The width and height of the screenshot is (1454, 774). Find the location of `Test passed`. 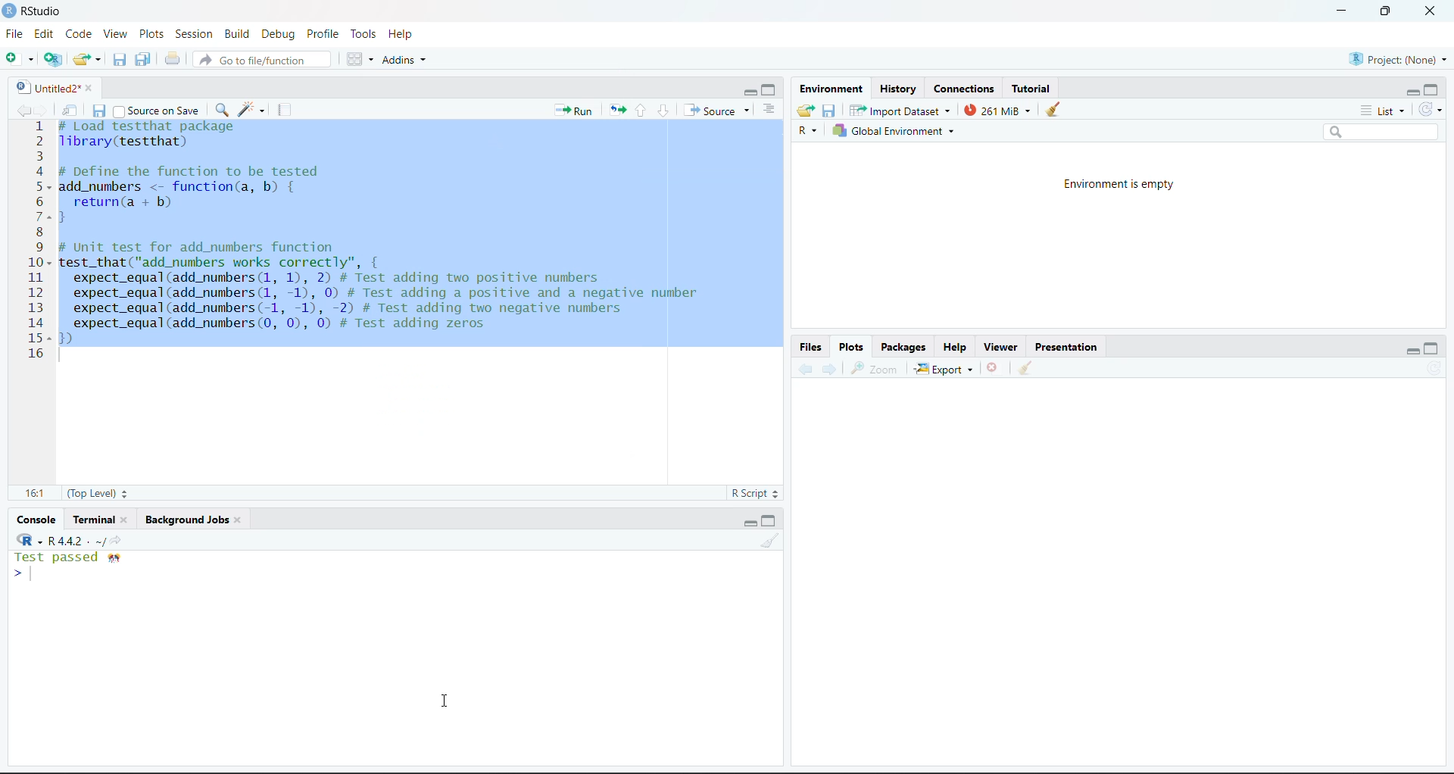

Test passed is located at coordinates (70, 557).